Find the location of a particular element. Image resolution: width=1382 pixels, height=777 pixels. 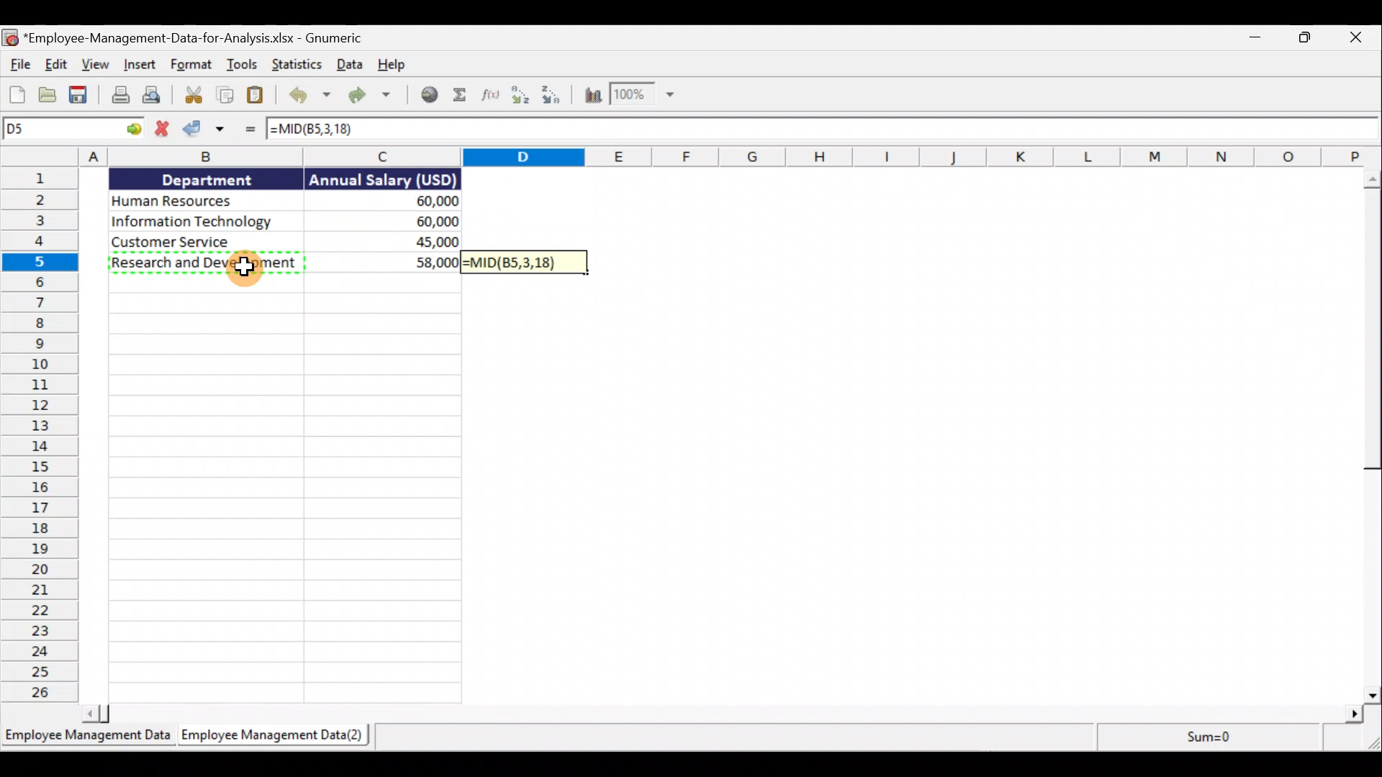

Cell allocation is located at coordinates (71, 129).